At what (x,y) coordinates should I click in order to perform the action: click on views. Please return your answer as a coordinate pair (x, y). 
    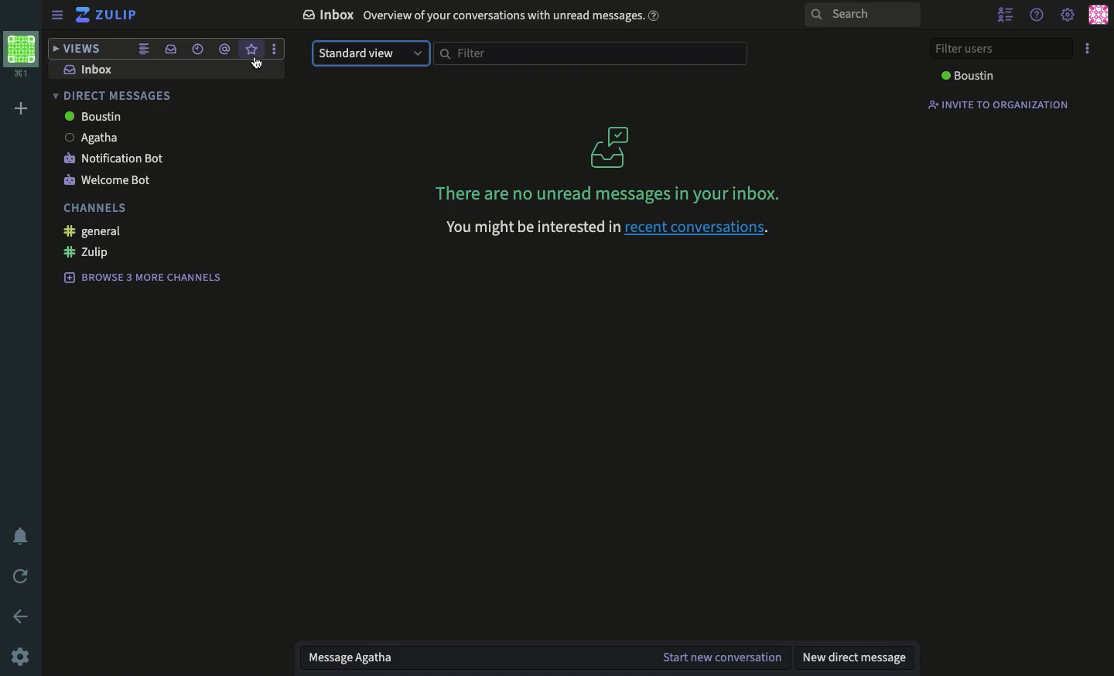
    Looking at the image, I should click on (80, 49).